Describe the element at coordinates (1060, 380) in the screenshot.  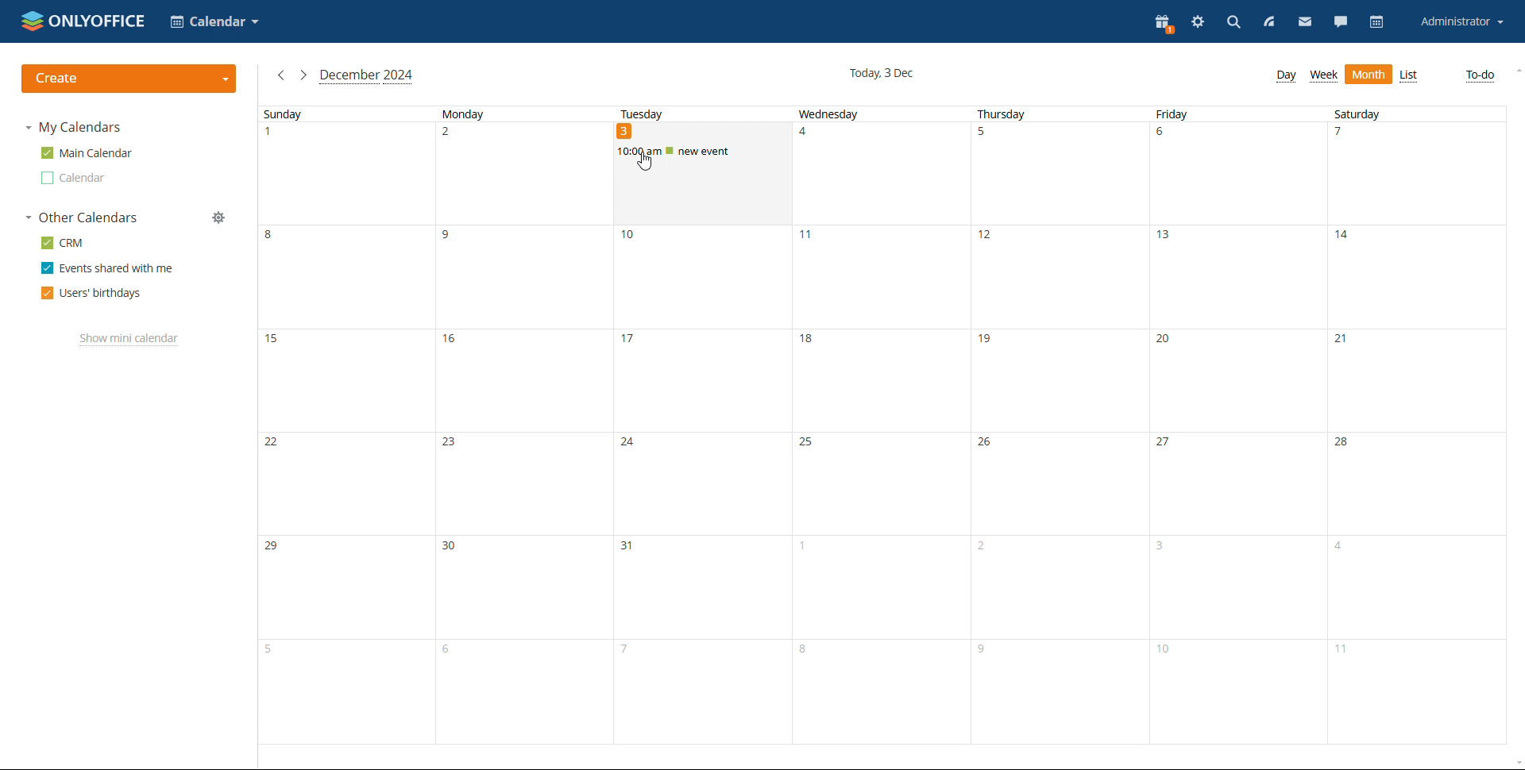
I see `19` at that location.